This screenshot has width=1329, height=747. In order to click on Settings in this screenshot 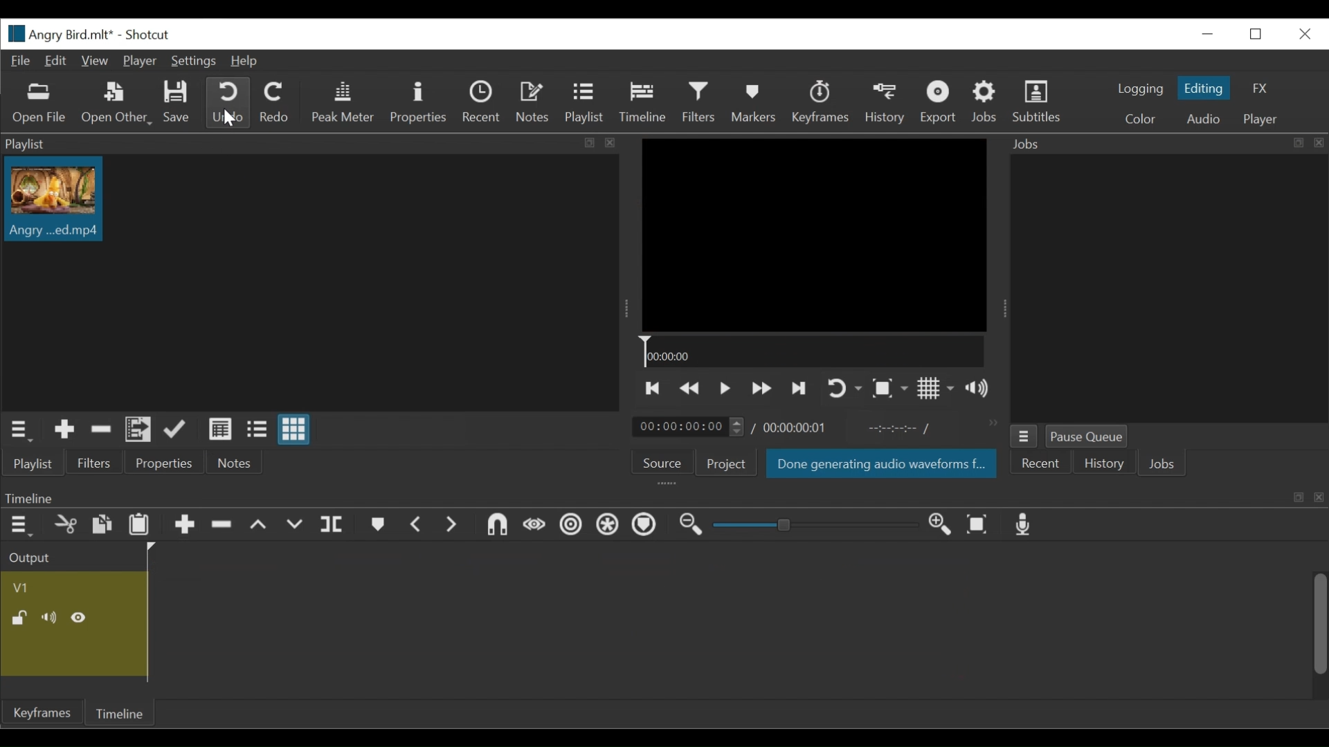, I will do `click(193, 60)`.